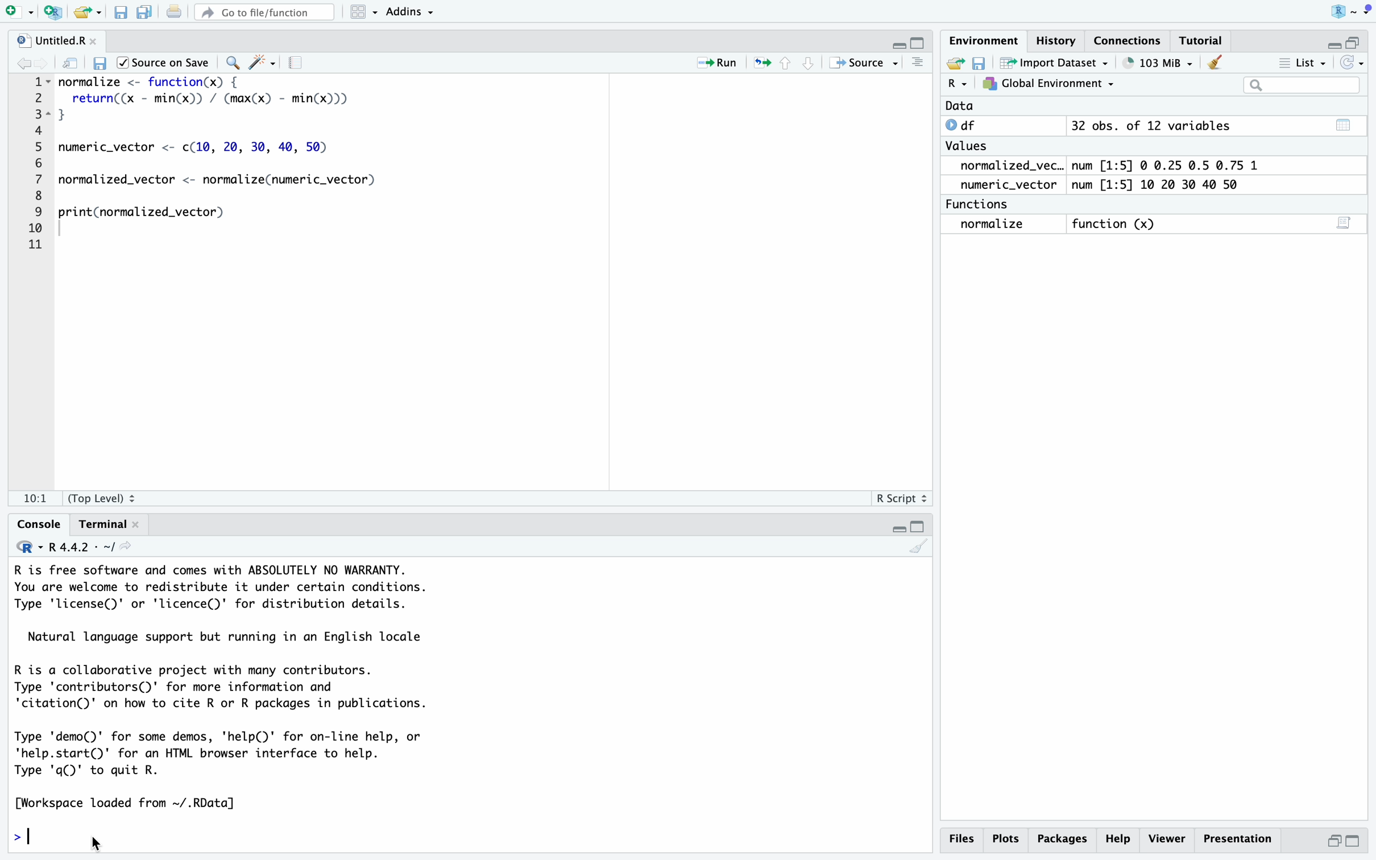  I want to click on Print the current file, so click(174, 14).